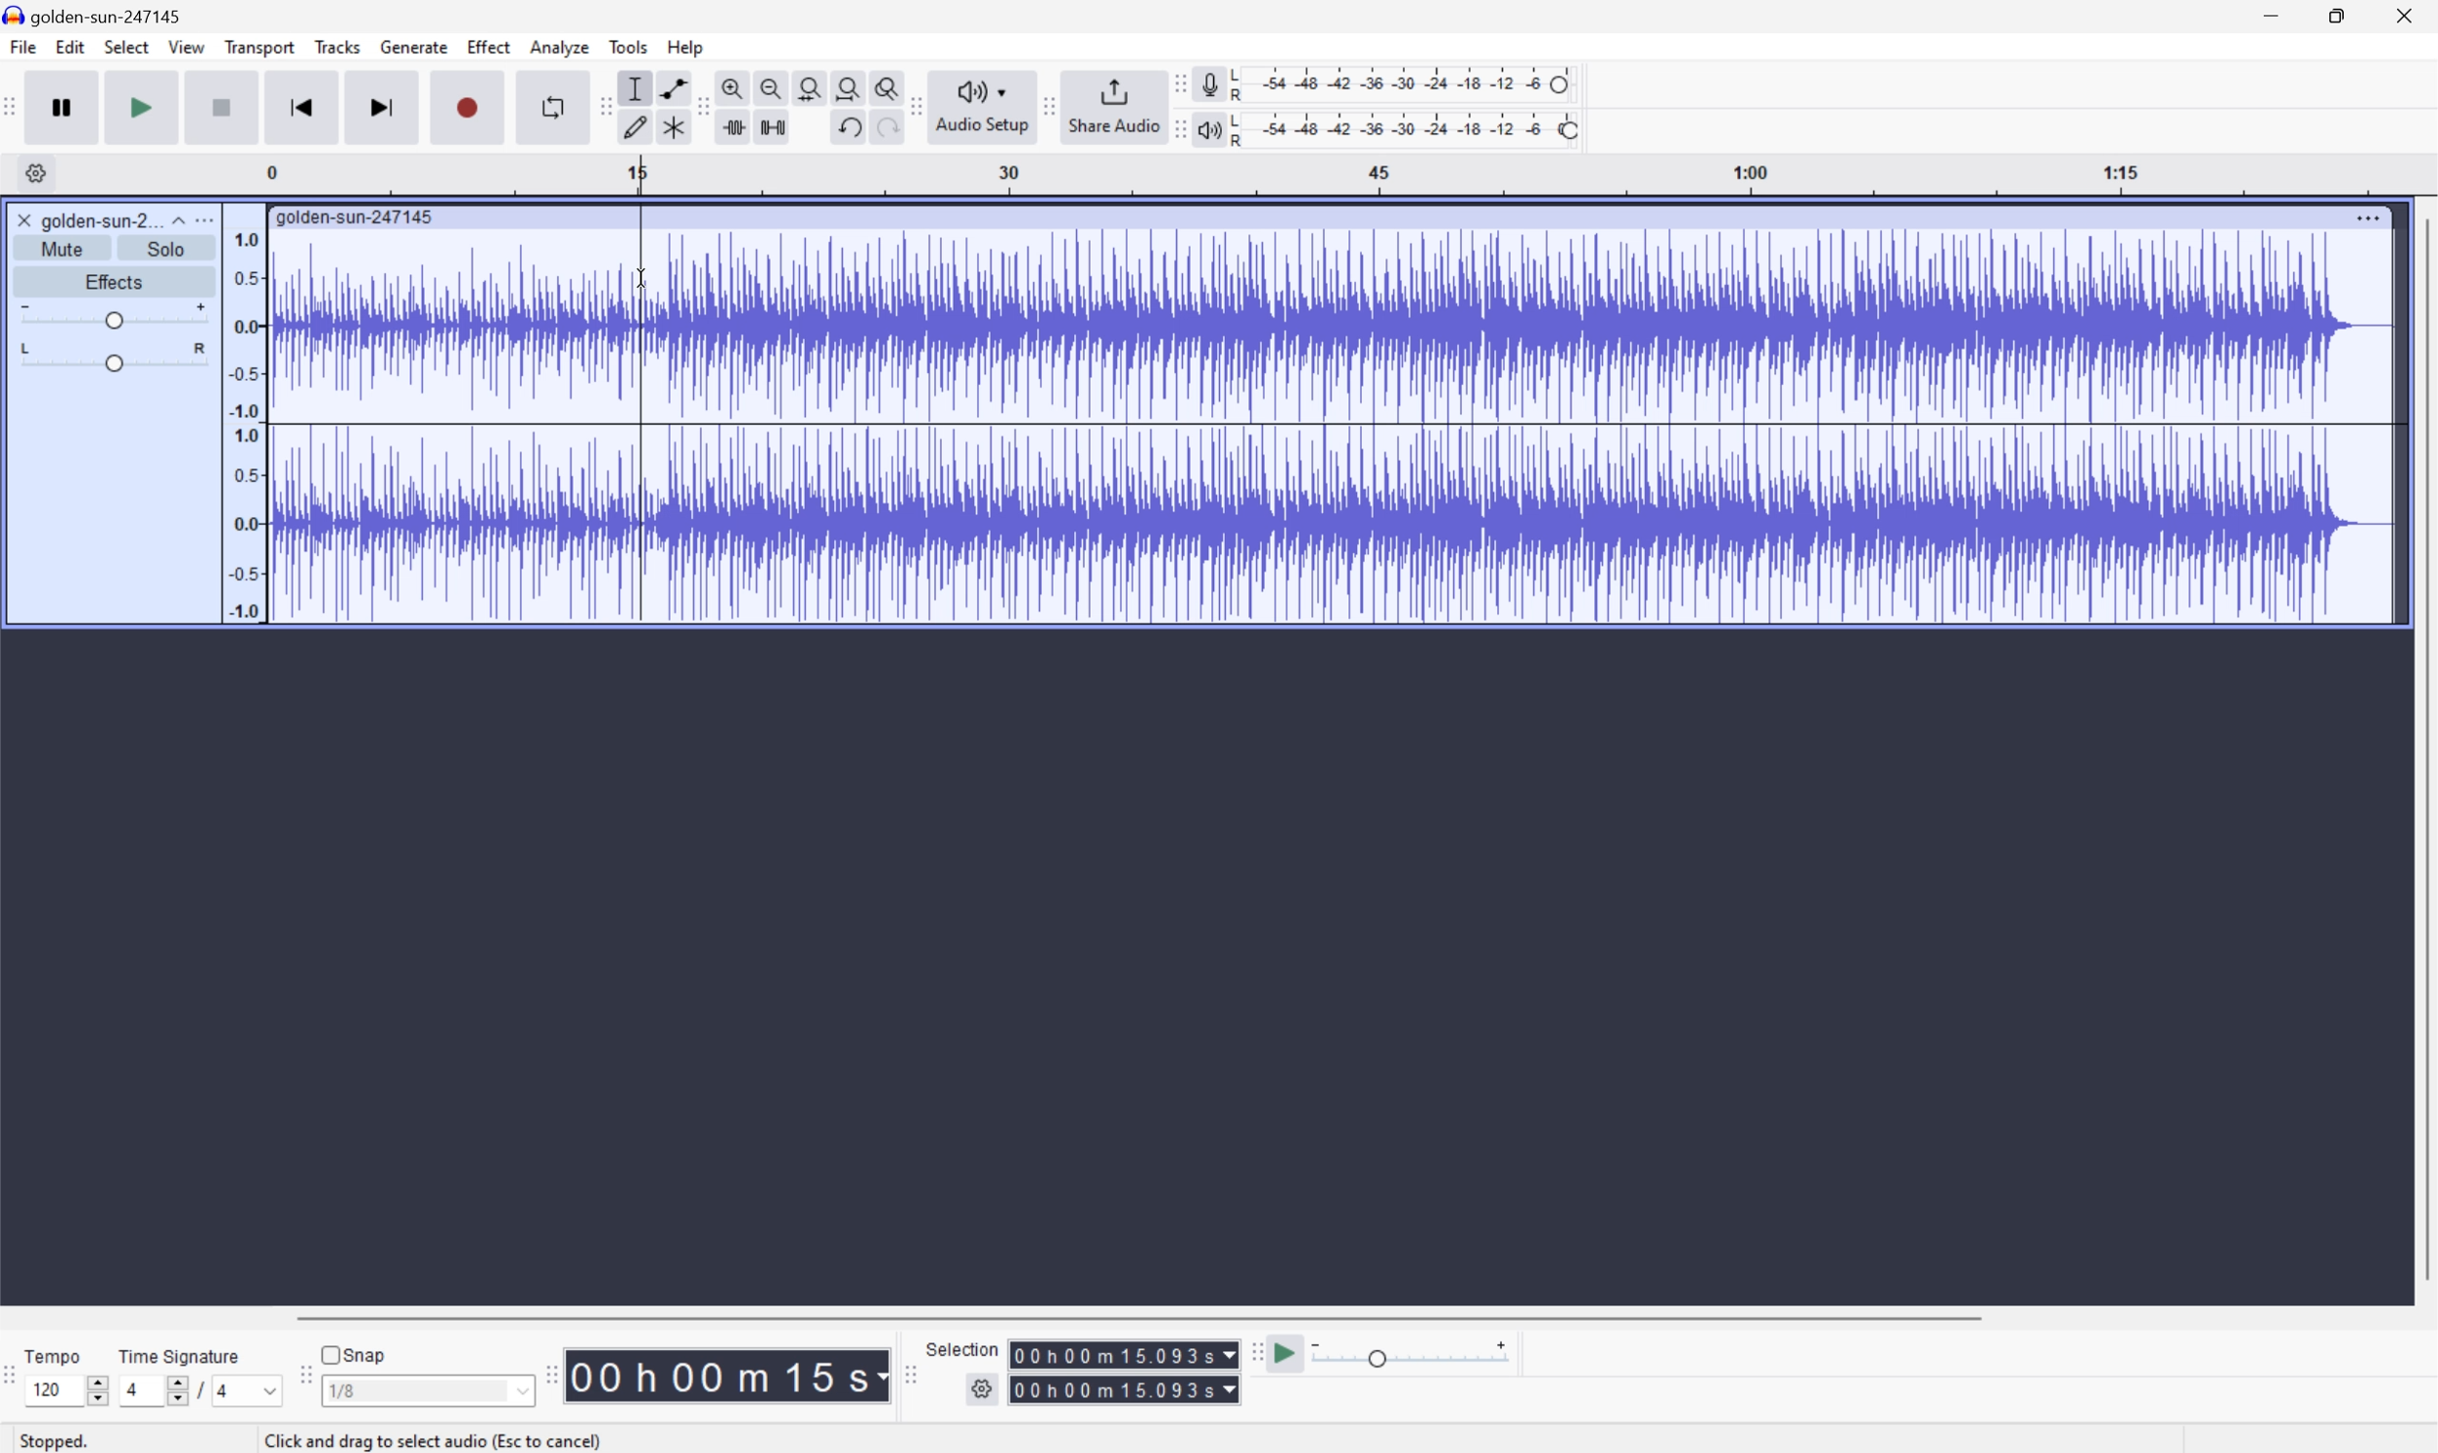 The image size is (2438, 1453). What do you see at coordinates (175, 215) in the screenshot?
I see `Drop Down` at bounding box center [175, 215].